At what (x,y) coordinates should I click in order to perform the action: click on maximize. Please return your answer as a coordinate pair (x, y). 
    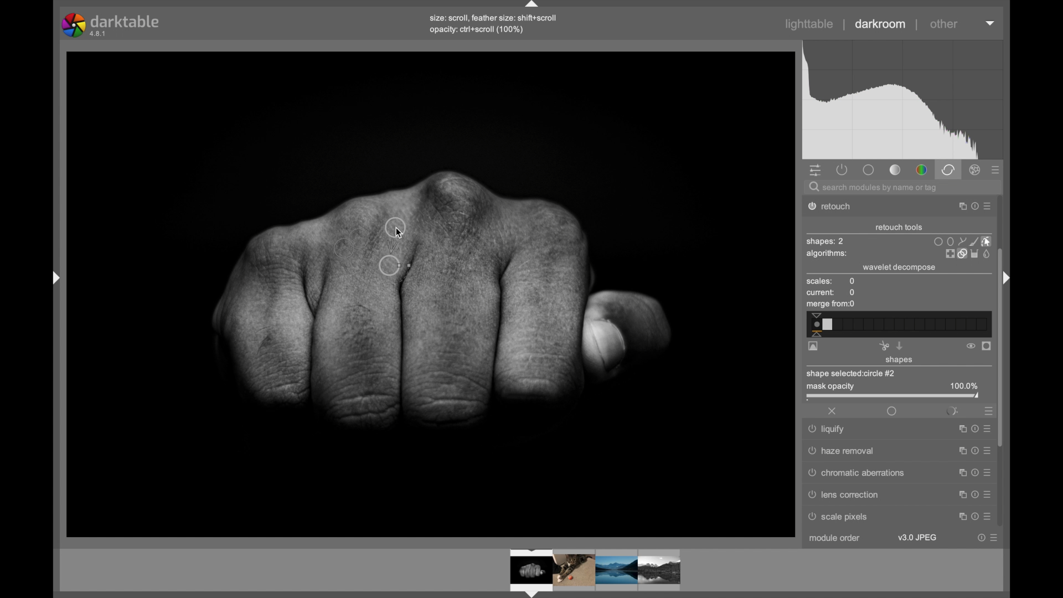
    Looking at the image, I should click on (959, 429).